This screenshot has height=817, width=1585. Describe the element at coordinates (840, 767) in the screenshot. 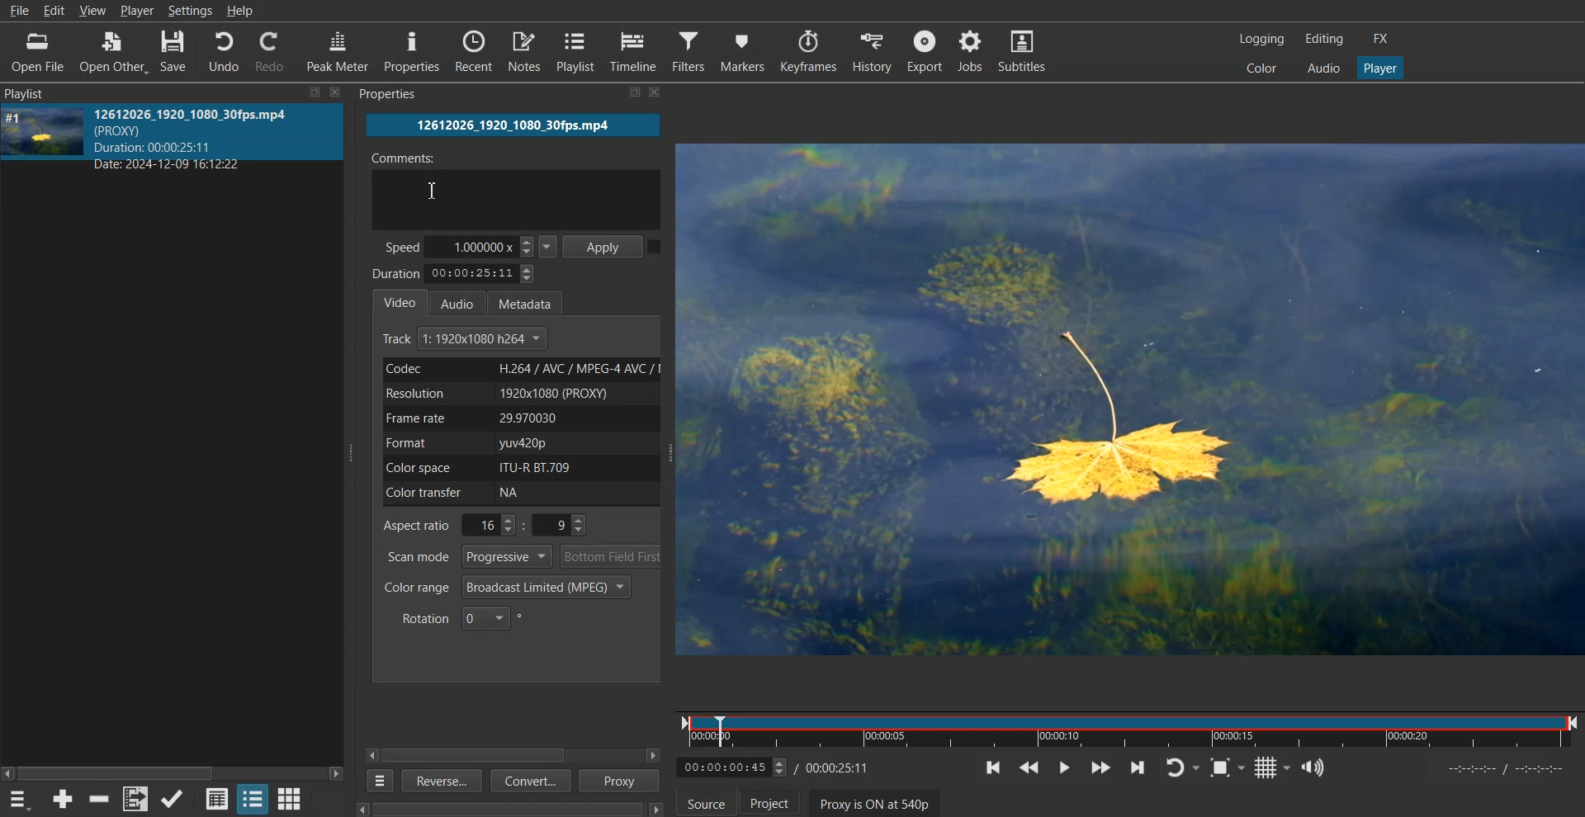

I see `End Time` at that location.